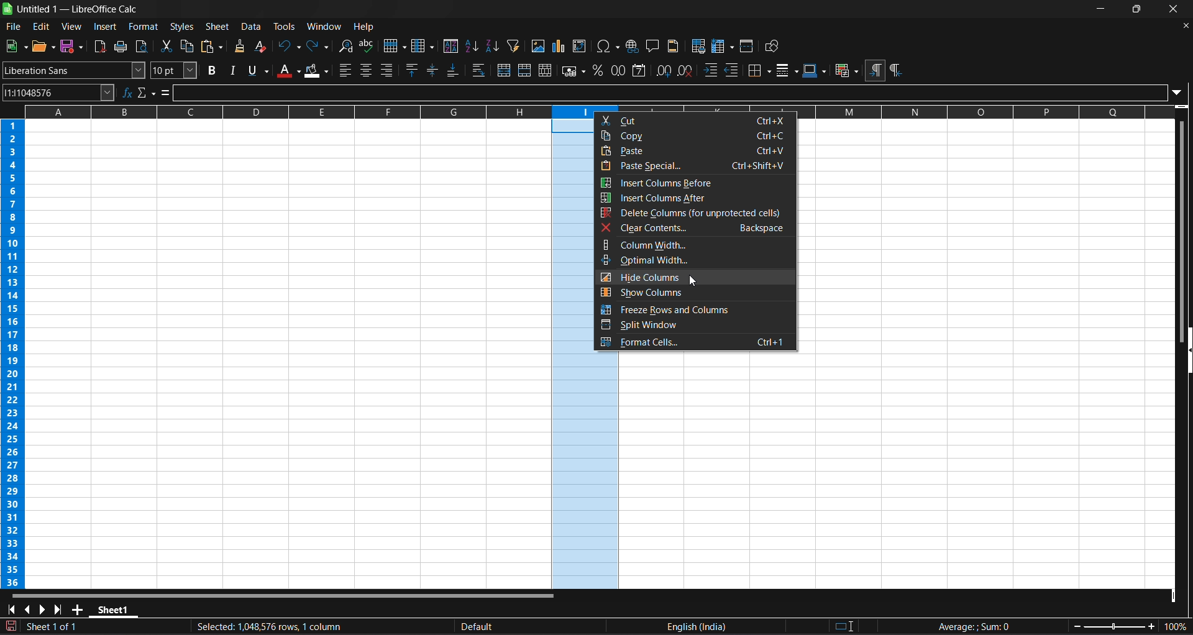 This screenshot has height=635, width=1193. What do you see at coordinates (601, 71) in the screenshot?
I see `format as percen` at bounding box center [601, 71].